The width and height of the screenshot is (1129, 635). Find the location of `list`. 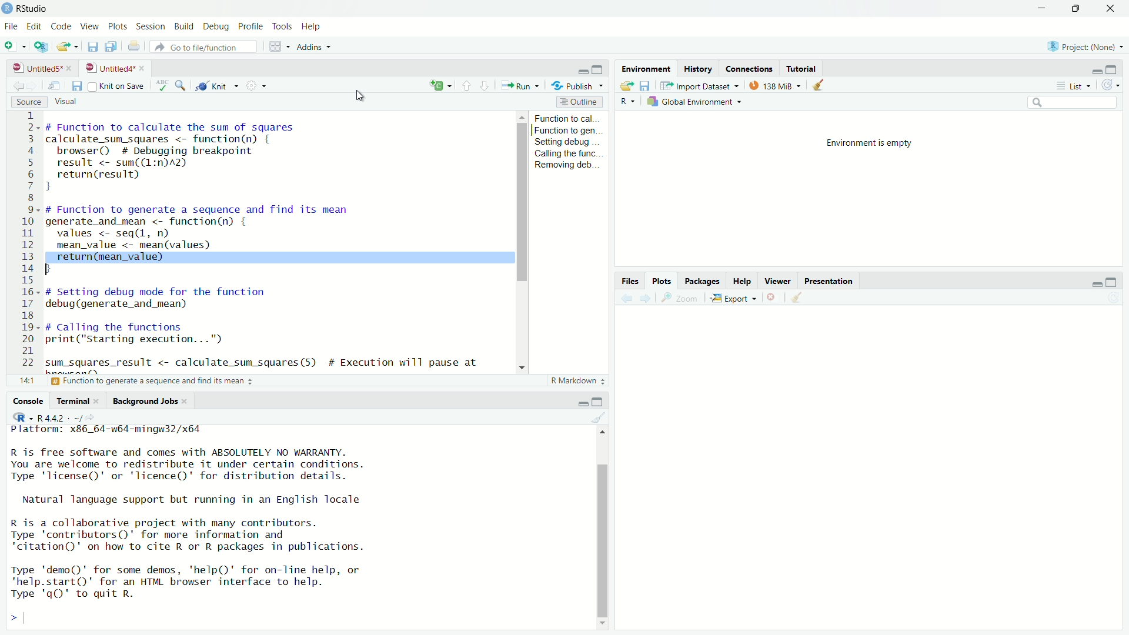

list is located at coordinates (1071, 86).